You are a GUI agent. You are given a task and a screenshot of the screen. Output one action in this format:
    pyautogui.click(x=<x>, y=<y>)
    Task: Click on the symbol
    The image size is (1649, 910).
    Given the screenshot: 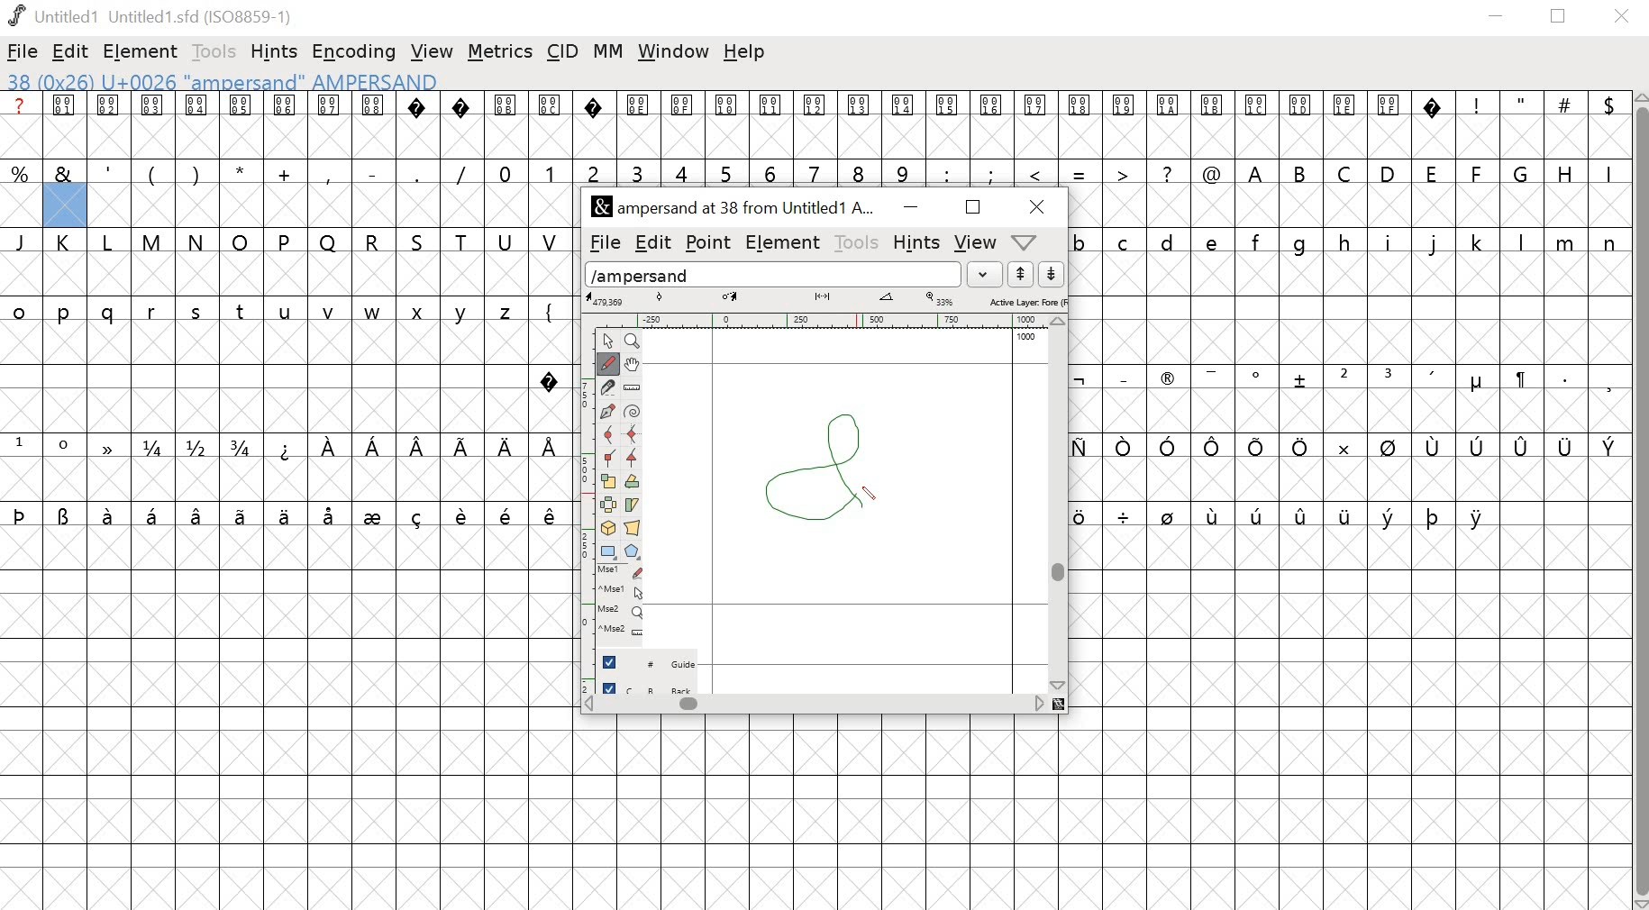 What is the action you would take?
    pyautogui.click(x=551, y=515)
    